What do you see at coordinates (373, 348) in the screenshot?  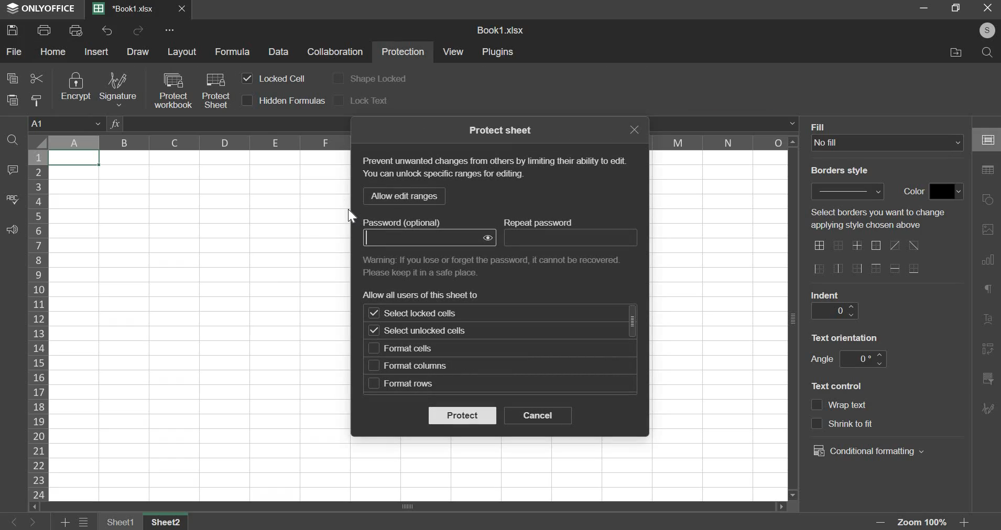 I see `checkbox` at bounding box center [373, 348].